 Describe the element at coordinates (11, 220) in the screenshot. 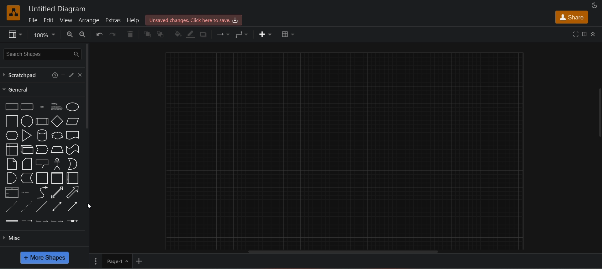

I see `link` at that location.